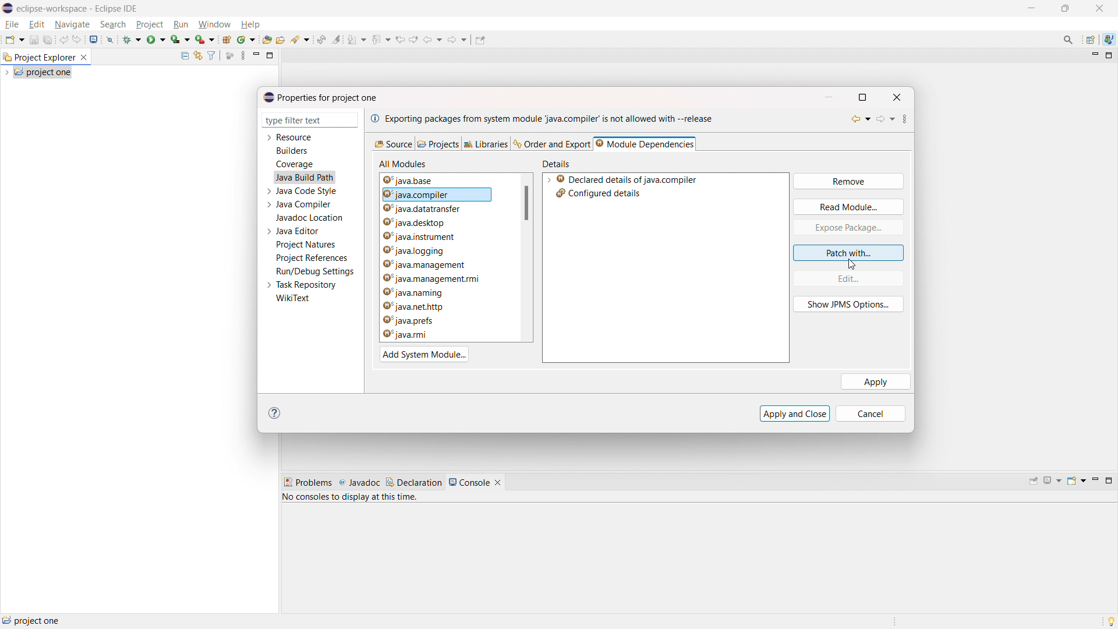  I want to click on maximize, so click(1031, 8).